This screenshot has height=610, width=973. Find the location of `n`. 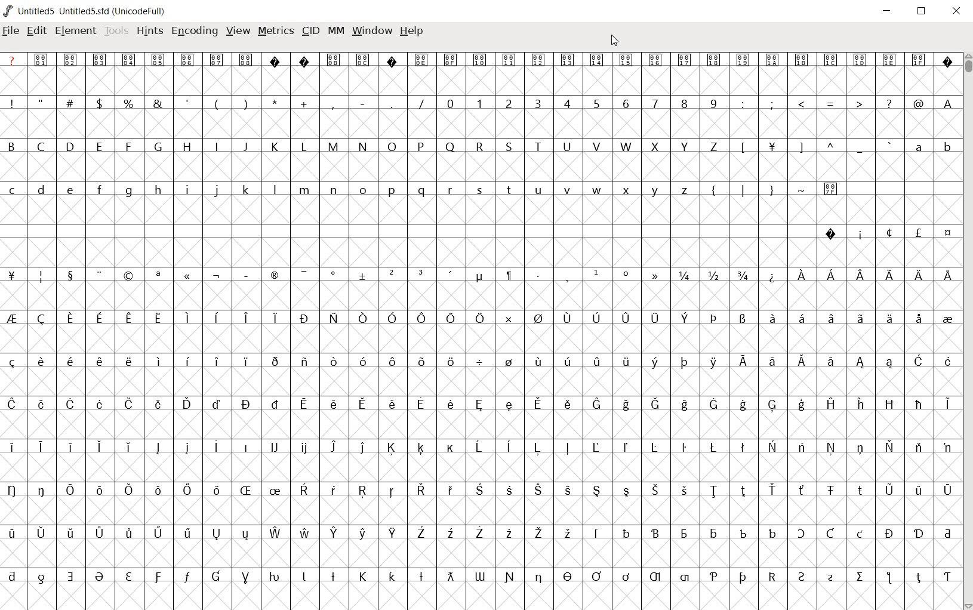

n is located at coordinates (334, 191).